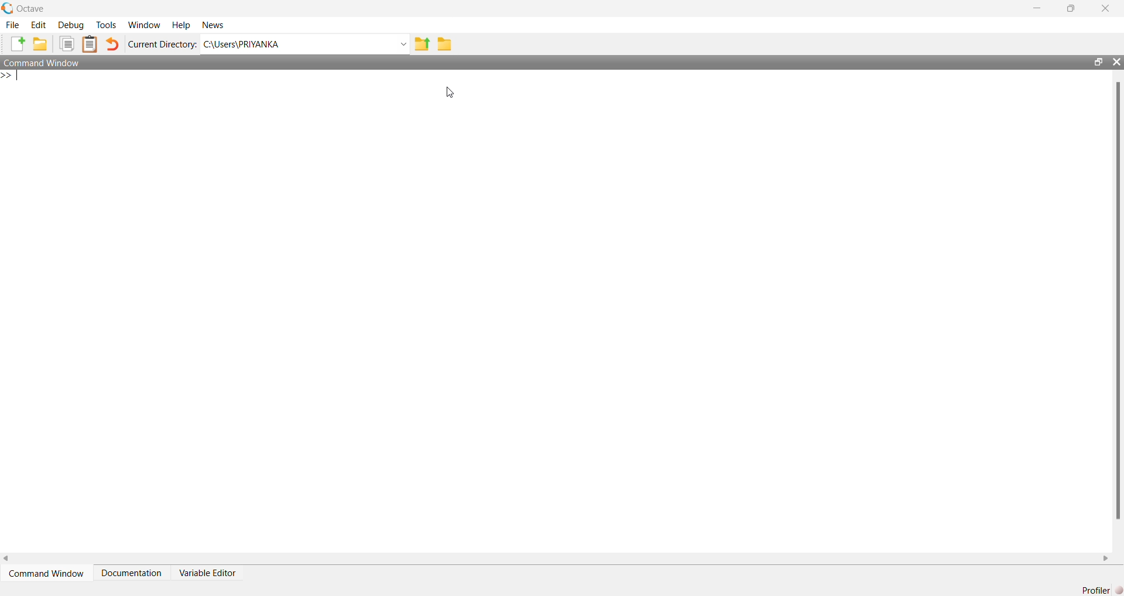 Image resolution: width=1124 pixels, height=596 pixels. I want to click on clipboard, so click(67, 43).